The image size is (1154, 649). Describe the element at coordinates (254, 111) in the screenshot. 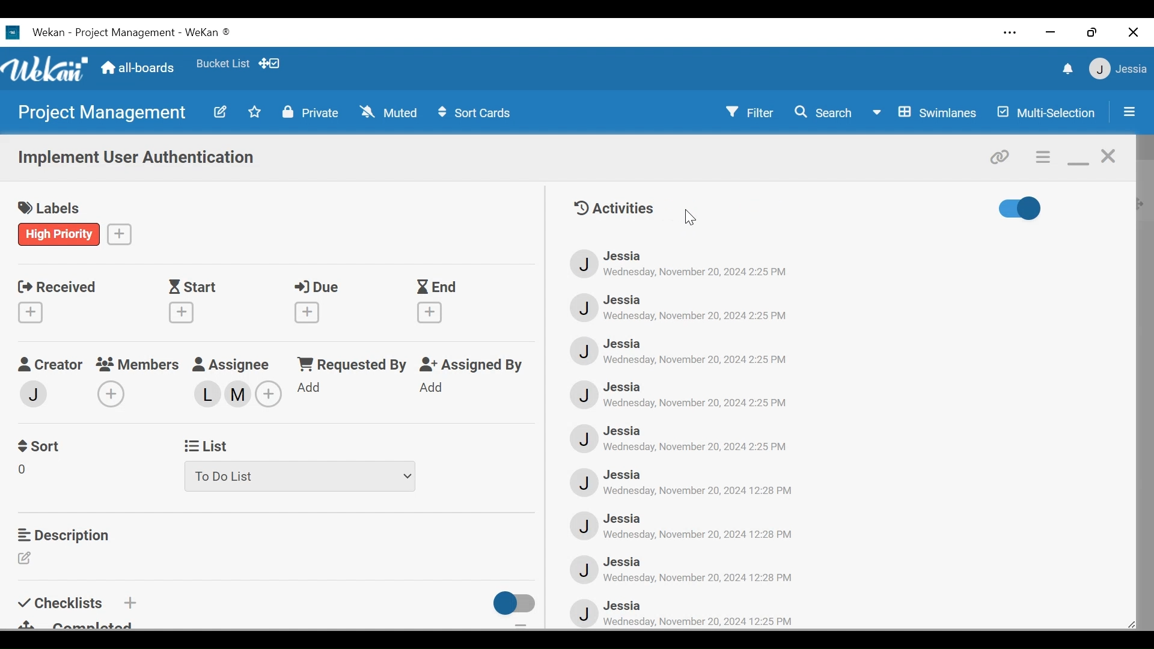

I see `Toggle favorites` at that location.